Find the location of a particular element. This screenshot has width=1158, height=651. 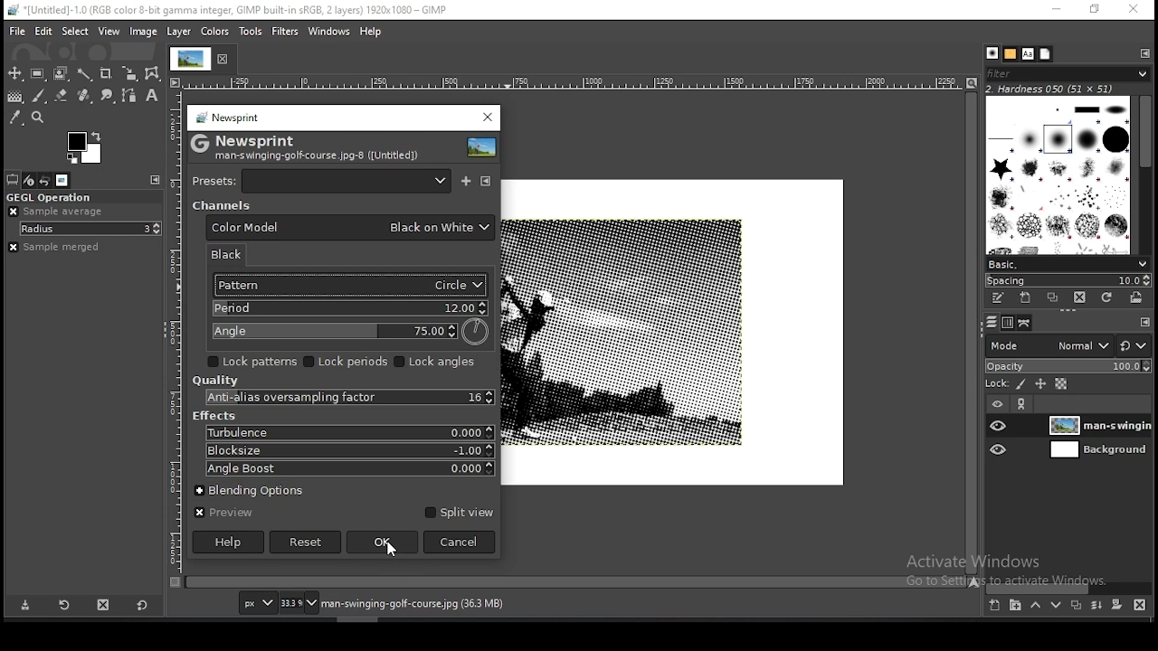

paintbrush tool is located at coordinates (39, 96).